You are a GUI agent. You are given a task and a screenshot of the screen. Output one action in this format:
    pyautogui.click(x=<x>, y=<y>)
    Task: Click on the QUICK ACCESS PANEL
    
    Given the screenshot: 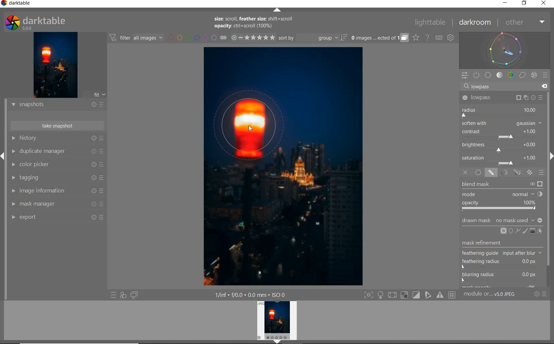 What is the action you would take?
    pyautogui.click(x=465, y=74)
    